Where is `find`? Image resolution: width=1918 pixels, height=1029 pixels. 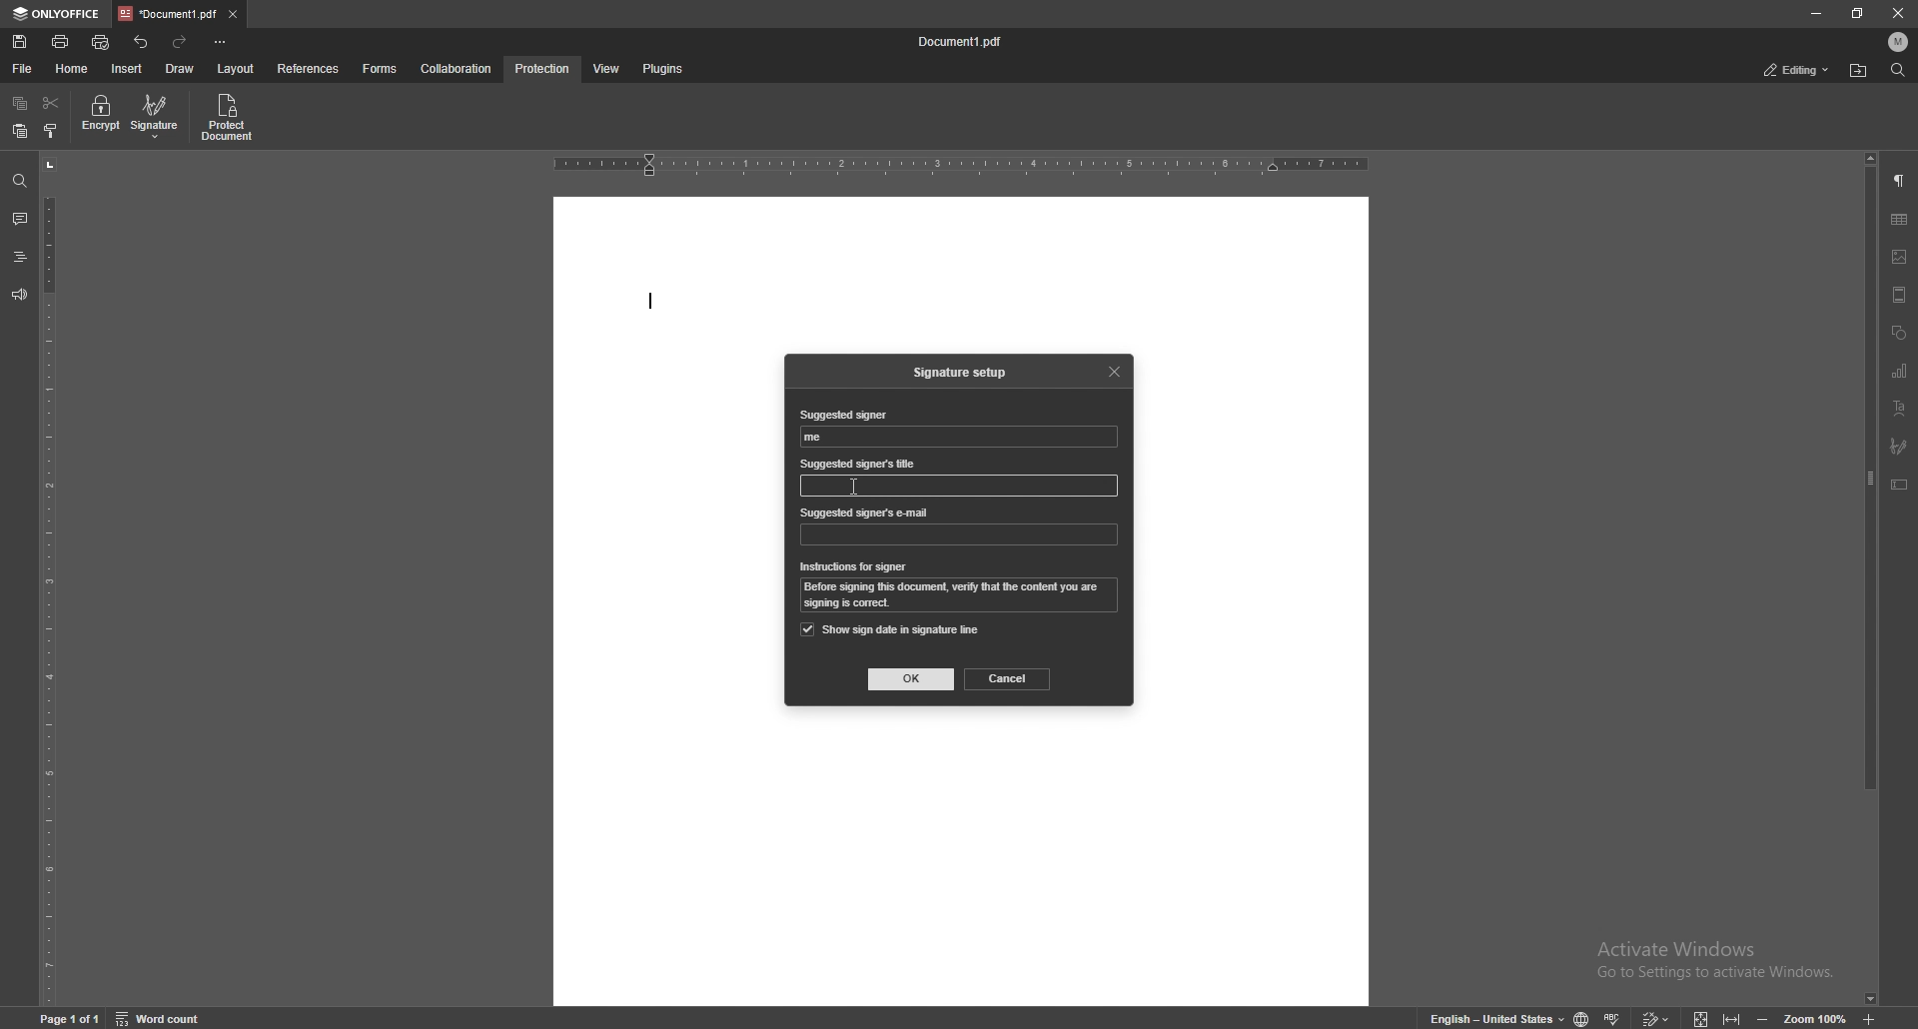 find is located at coordinates (1898, 71).